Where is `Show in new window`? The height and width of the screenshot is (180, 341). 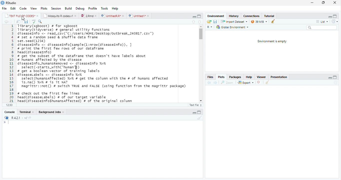
Show in new window is located at coordinates (17, 21).